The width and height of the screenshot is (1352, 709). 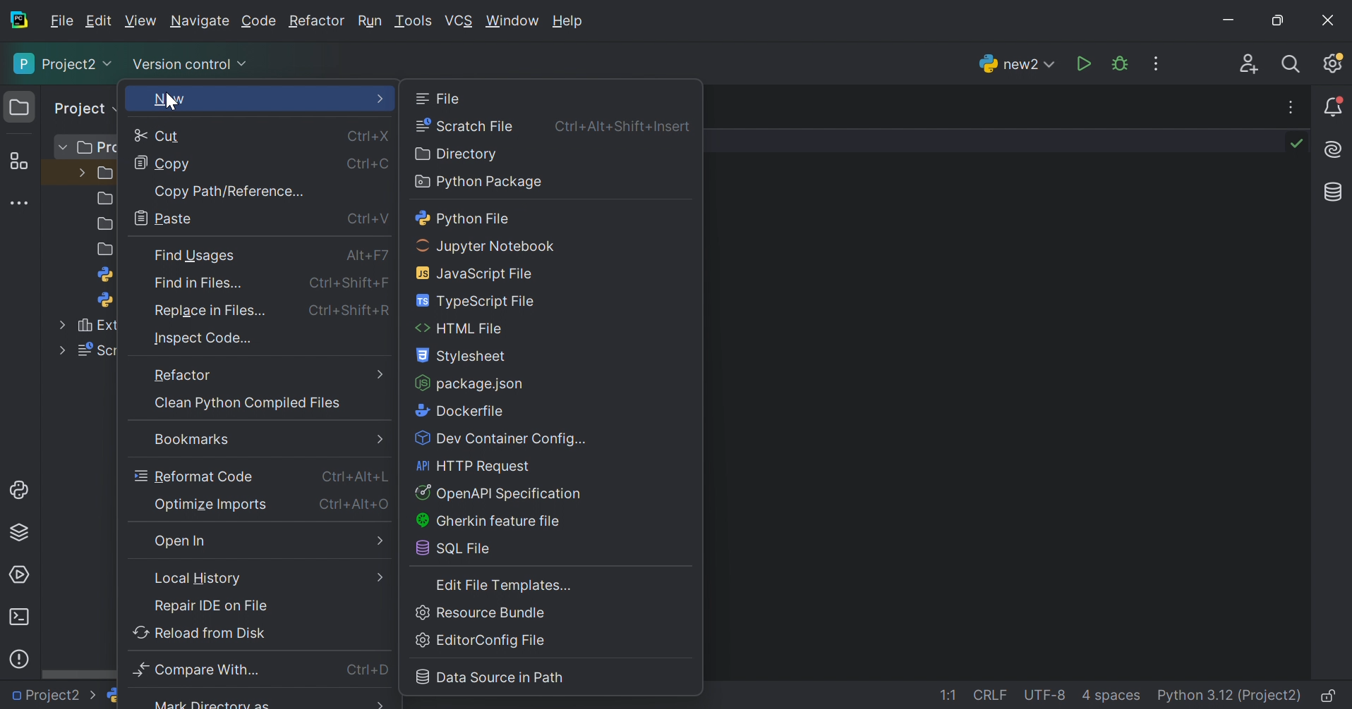 I want to click on Ctrl+Alt+Shift+Insert, so click(x=625, y=125).